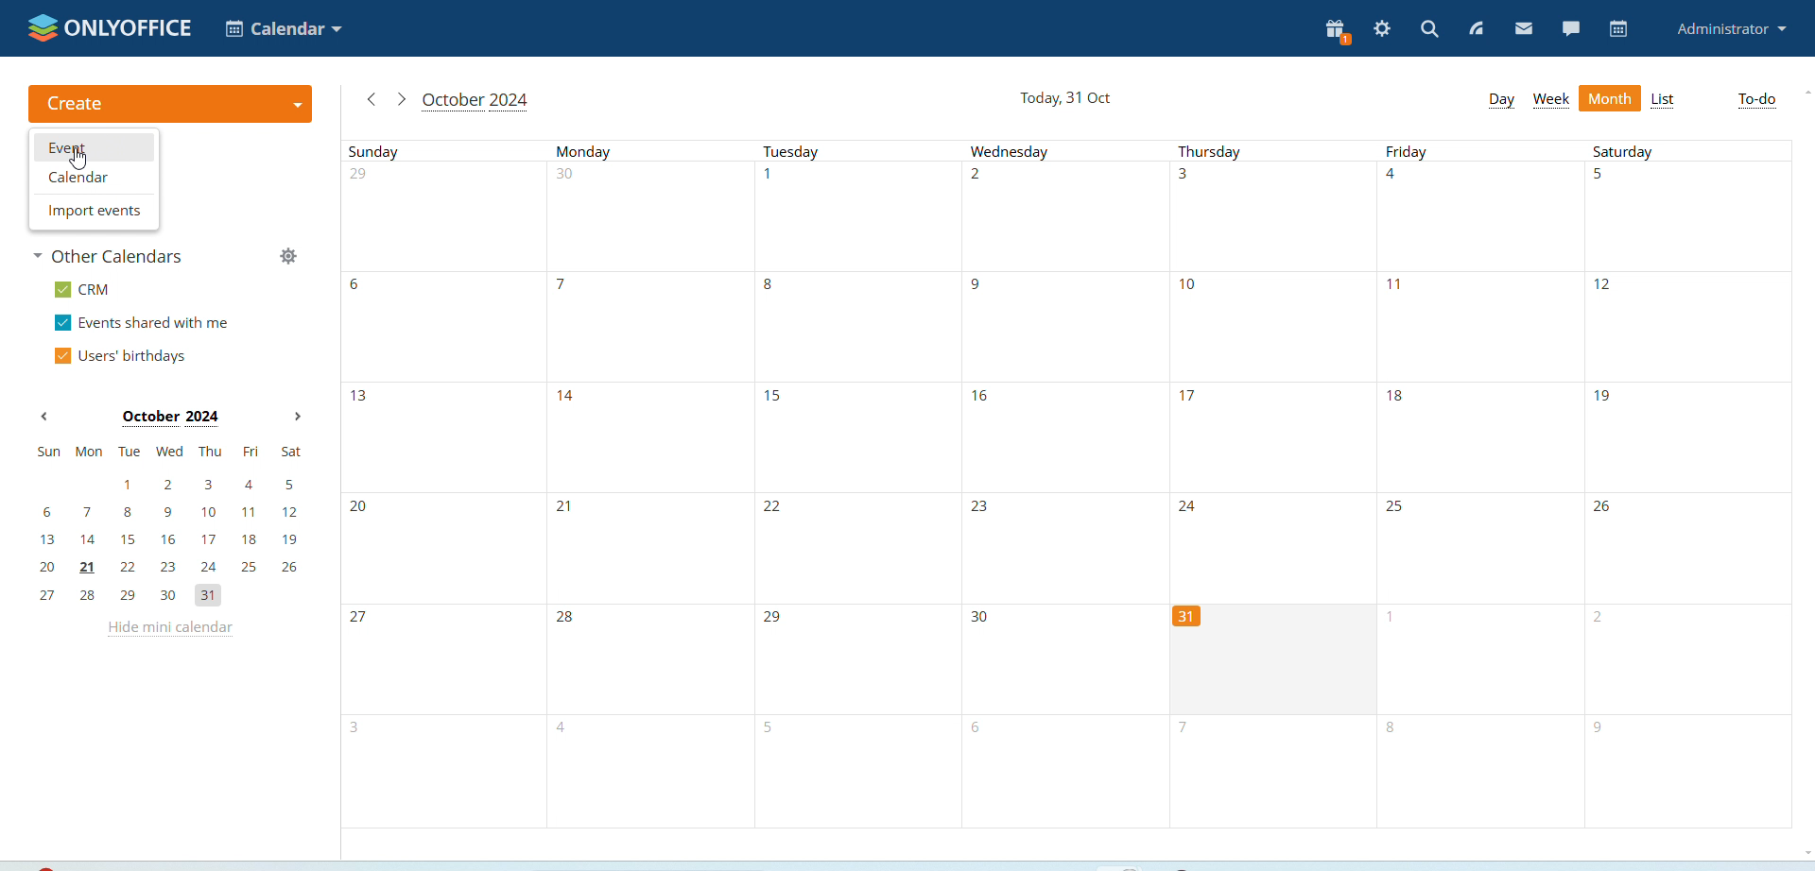 The width and height of the screenshot is (1815, 871). Describe the element at coordinates (1429, 30) in the screenshot. I see `search` at that location.